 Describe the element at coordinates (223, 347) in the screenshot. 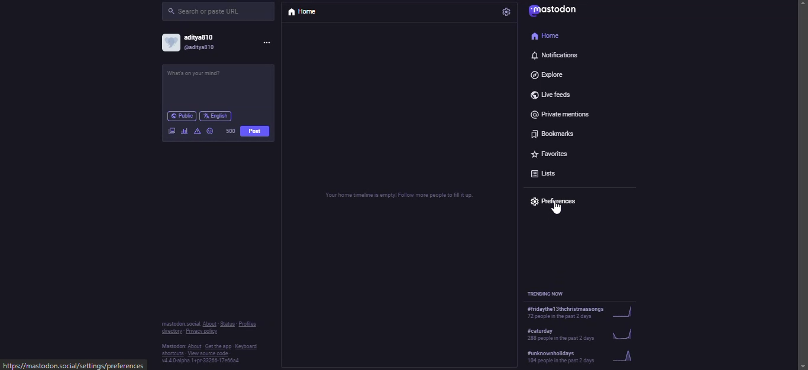

I see `About • Get the app • Keyboard` at that location.